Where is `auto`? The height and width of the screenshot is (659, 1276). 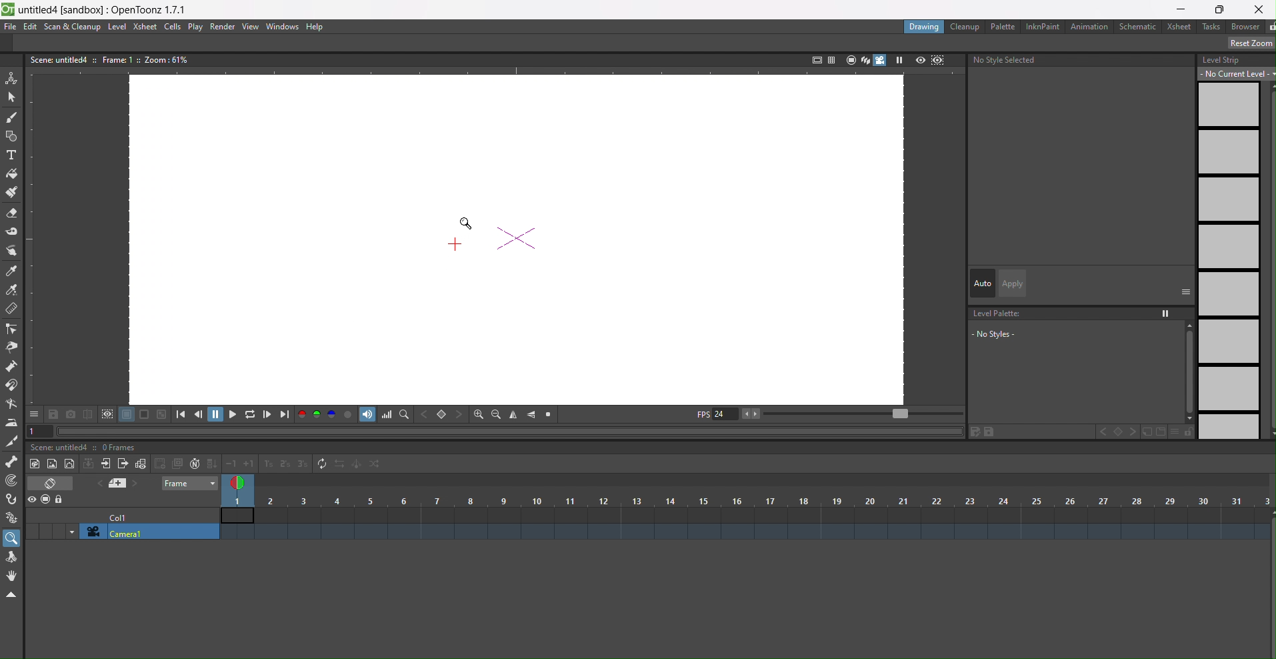
auto is located at coordinates (982, 283).